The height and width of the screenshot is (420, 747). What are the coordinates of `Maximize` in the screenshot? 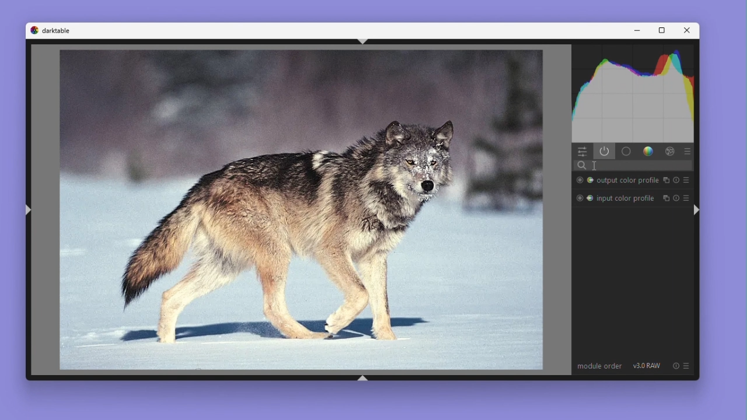 It's located at (662, 30).